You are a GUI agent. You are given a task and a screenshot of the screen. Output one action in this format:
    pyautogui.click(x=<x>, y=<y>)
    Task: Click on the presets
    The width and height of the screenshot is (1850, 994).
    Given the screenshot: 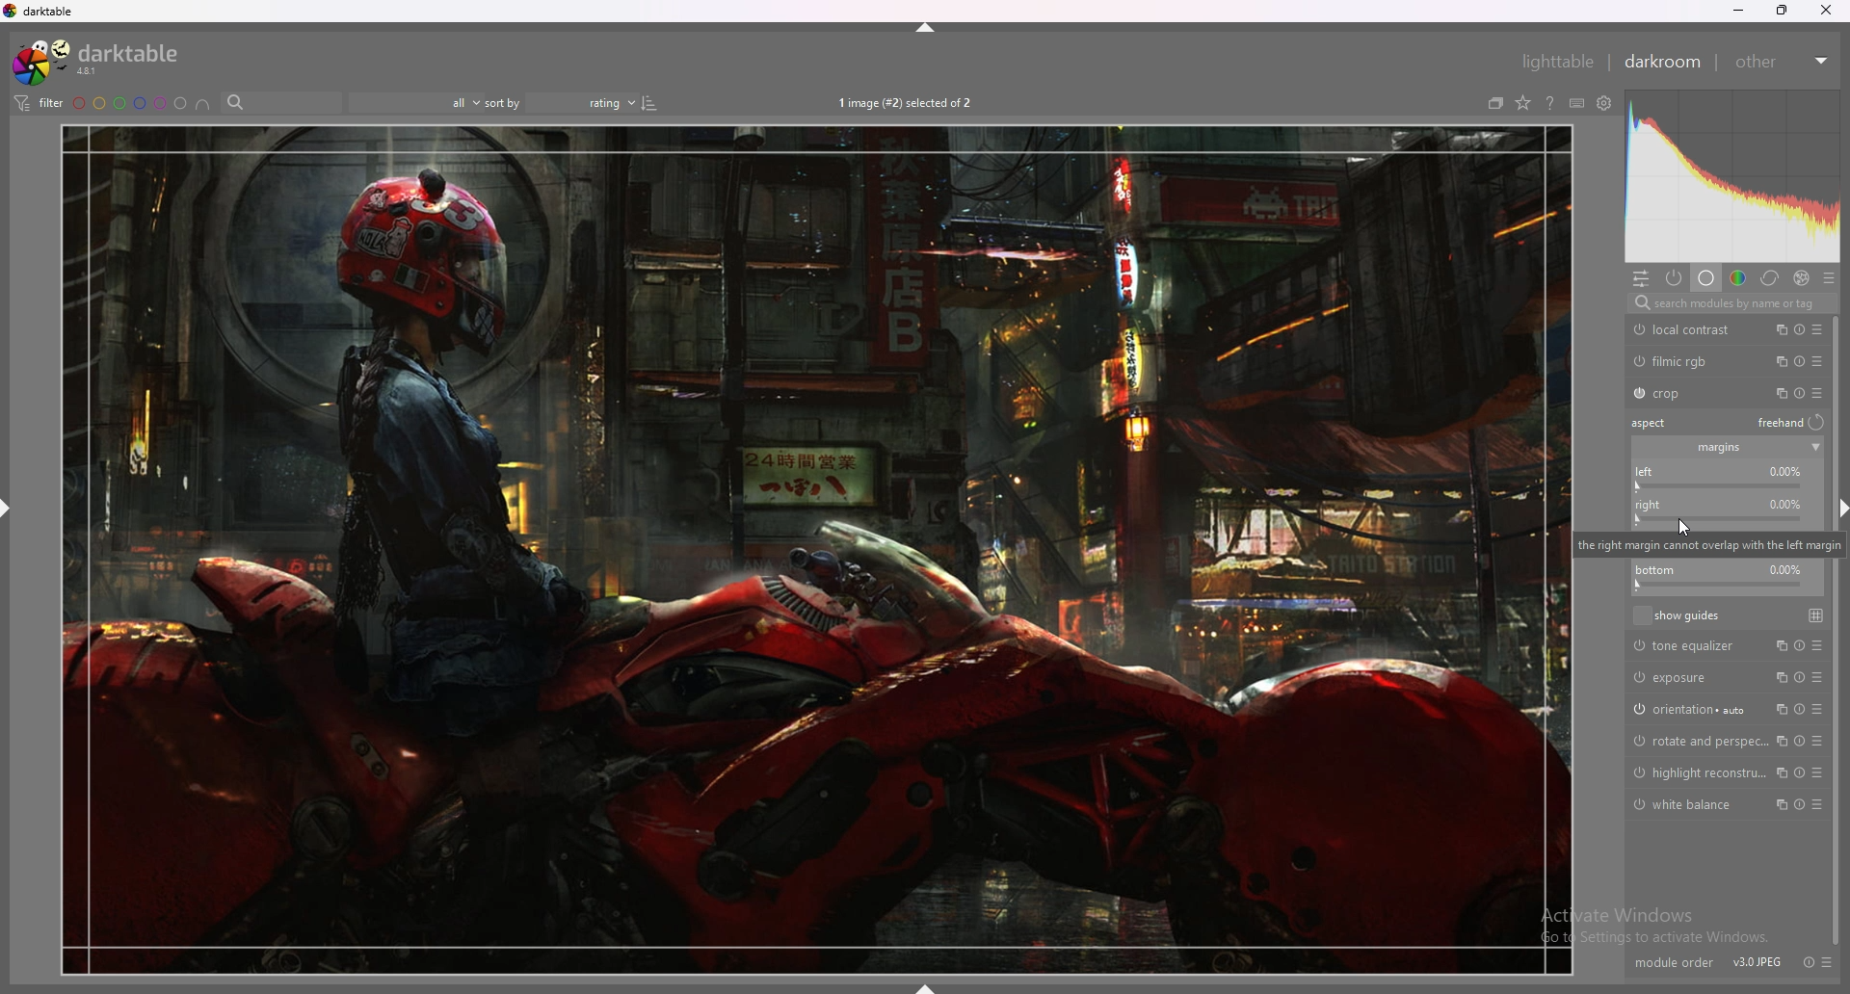 What is the action you would take?
    pyautogui.click(x=1828, y=277)
    